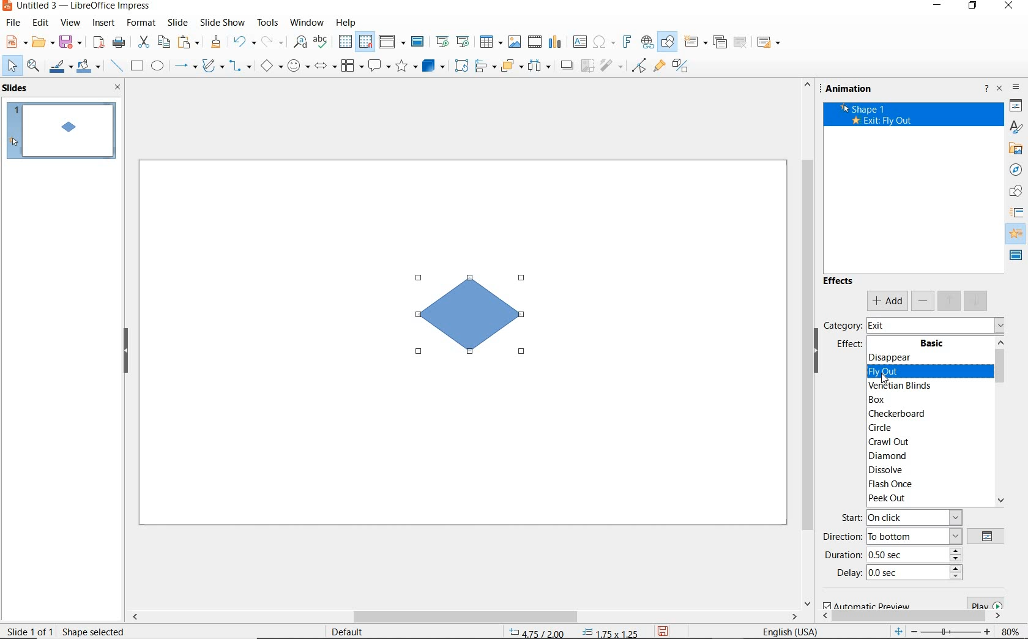  I want to click on file, so click(15, 23).